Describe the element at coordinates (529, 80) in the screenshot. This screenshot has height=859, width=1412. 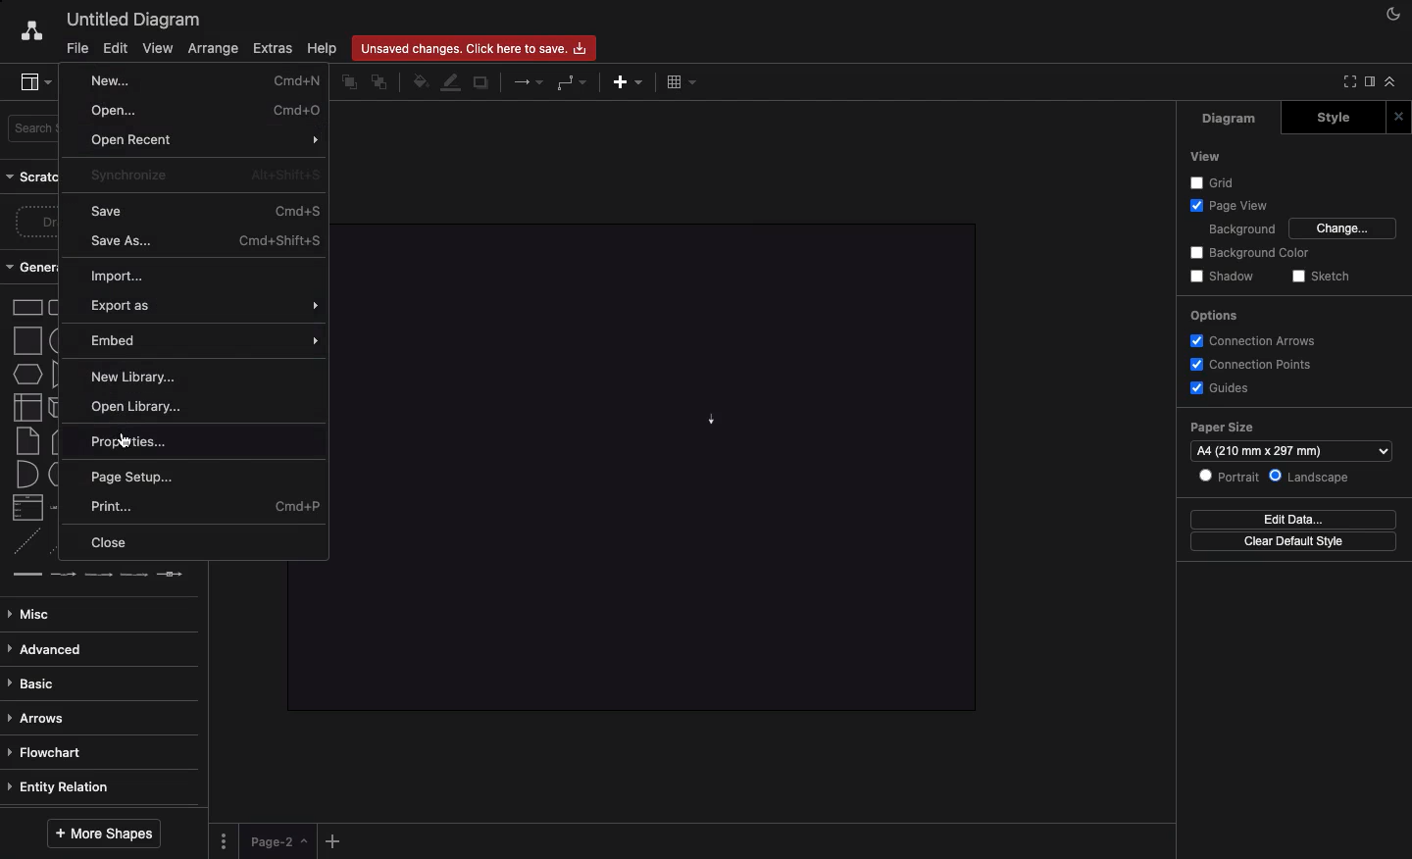
I see `Arrows` at that location.